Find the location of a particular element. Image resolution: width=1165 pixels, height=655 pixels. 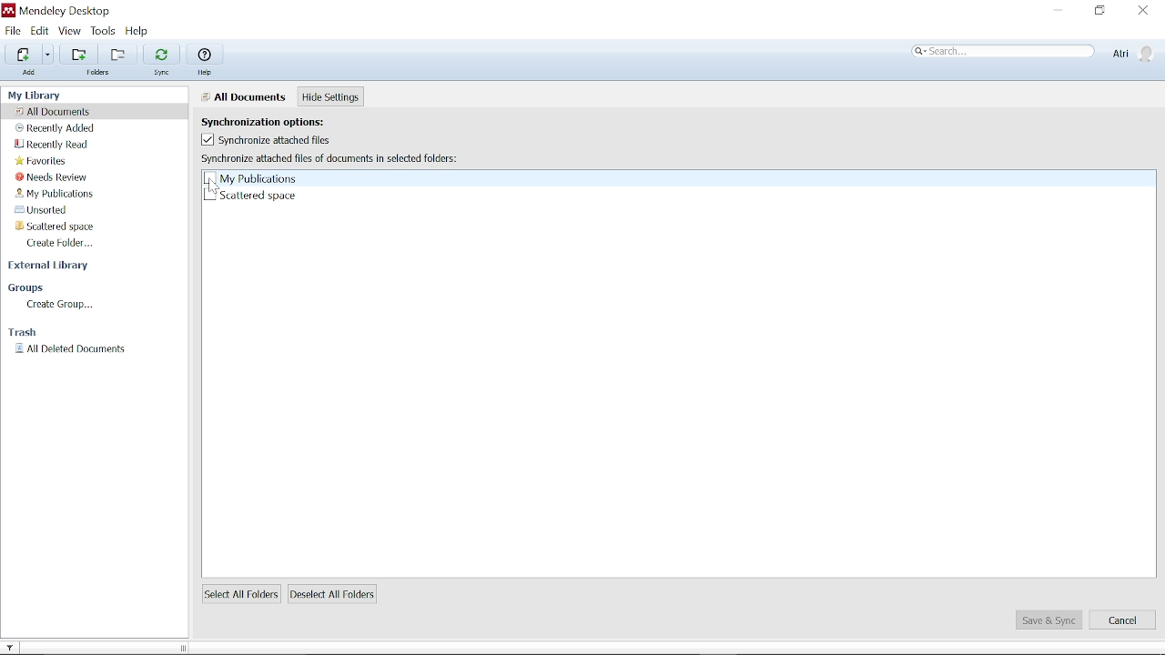

cursor is located at coordinates (214, 186).